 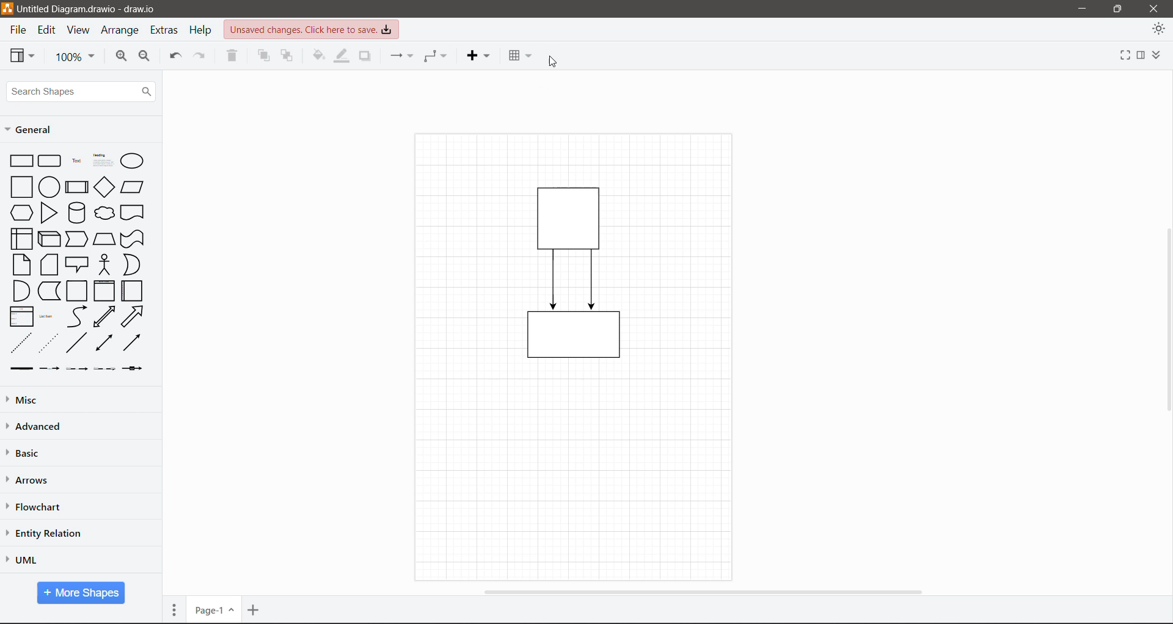 What do you see at coordinates (19, 369) in the screenshot?
I see `link` at bounding box center [19, 369].